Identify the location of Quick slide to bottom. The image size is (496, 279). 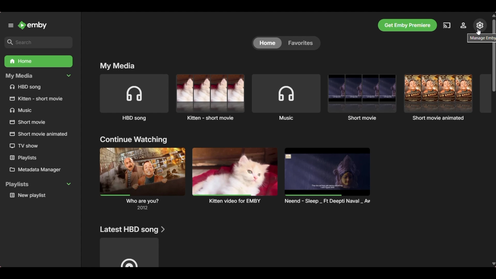
(494, 264).